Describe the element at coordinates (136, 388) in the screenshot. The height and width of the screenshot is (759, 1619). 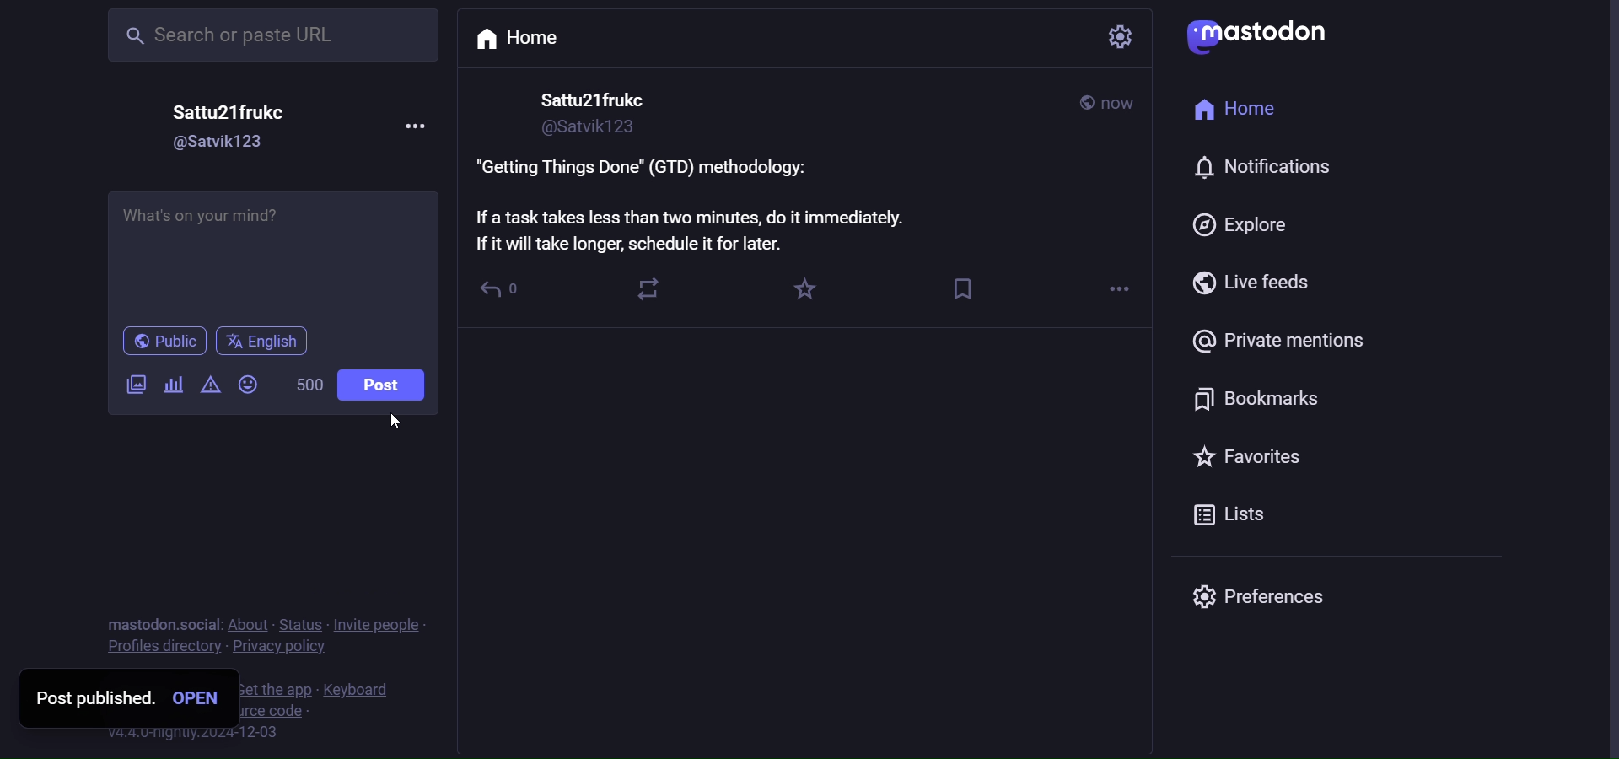
I see `images/videos` at that location.